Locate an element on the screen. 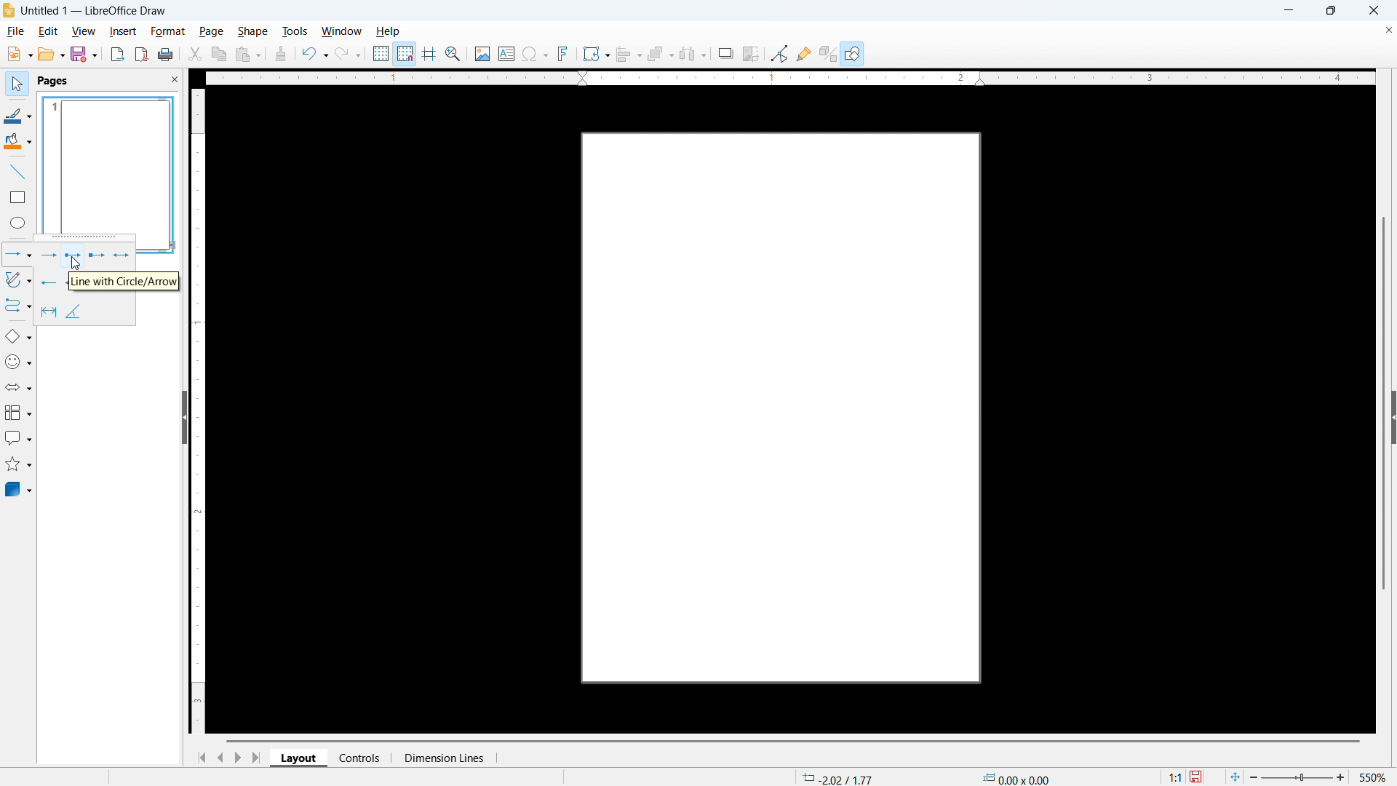 The height and width of the screenshot is (786, 1397). Controls  is located at coordinates (361, 758).